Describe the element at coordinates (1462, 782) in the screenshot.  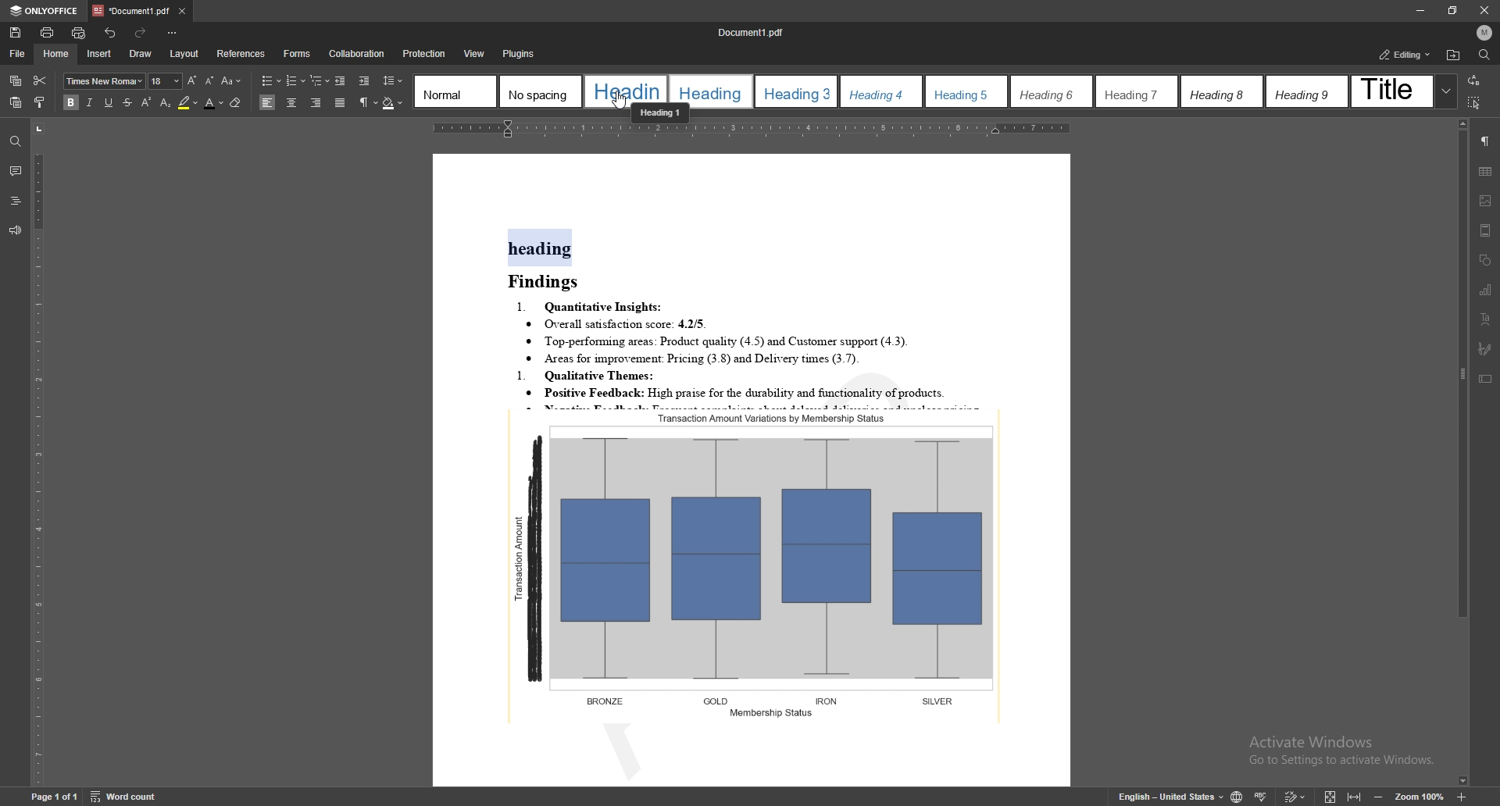
I see `scroll down` at that location.